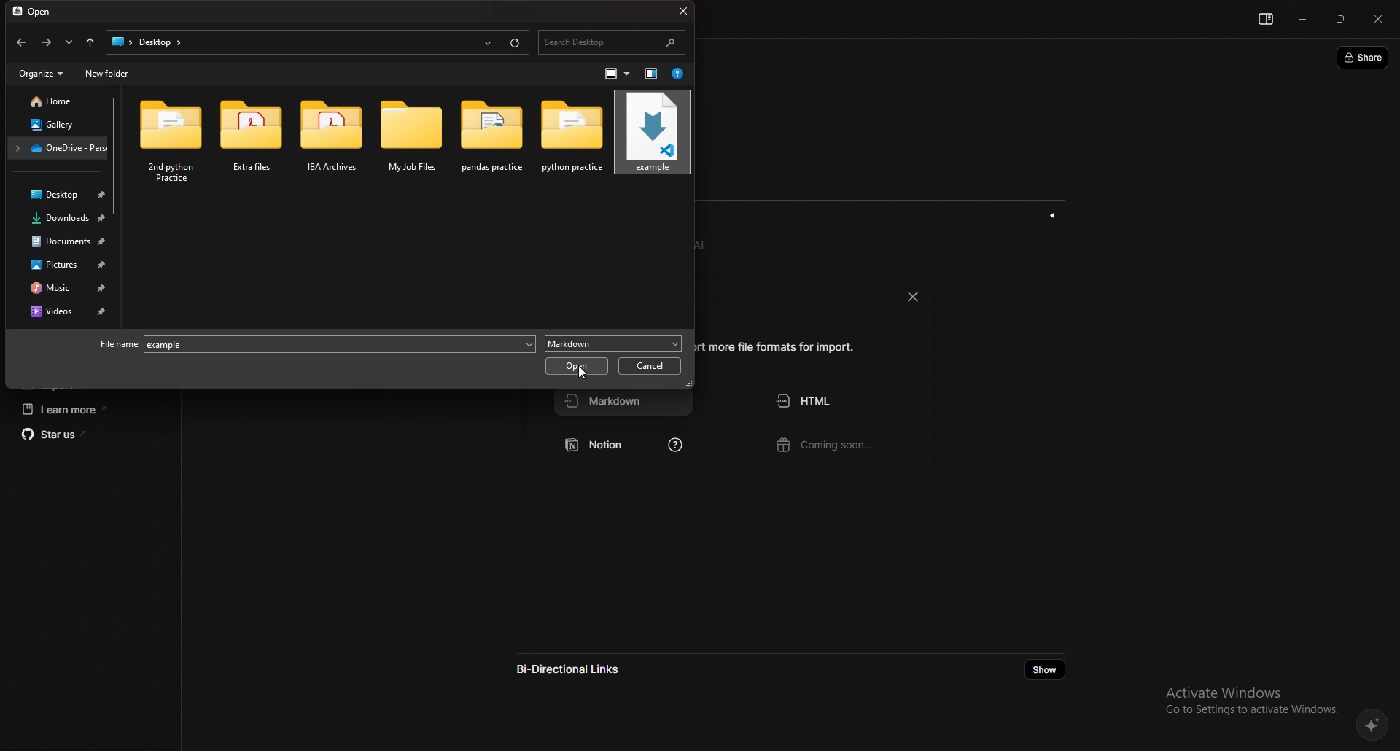 This screenshot has width=1400, height=751. Describe the element at coordinates (61, 242) in the screenshot. I see `documents` at that location.